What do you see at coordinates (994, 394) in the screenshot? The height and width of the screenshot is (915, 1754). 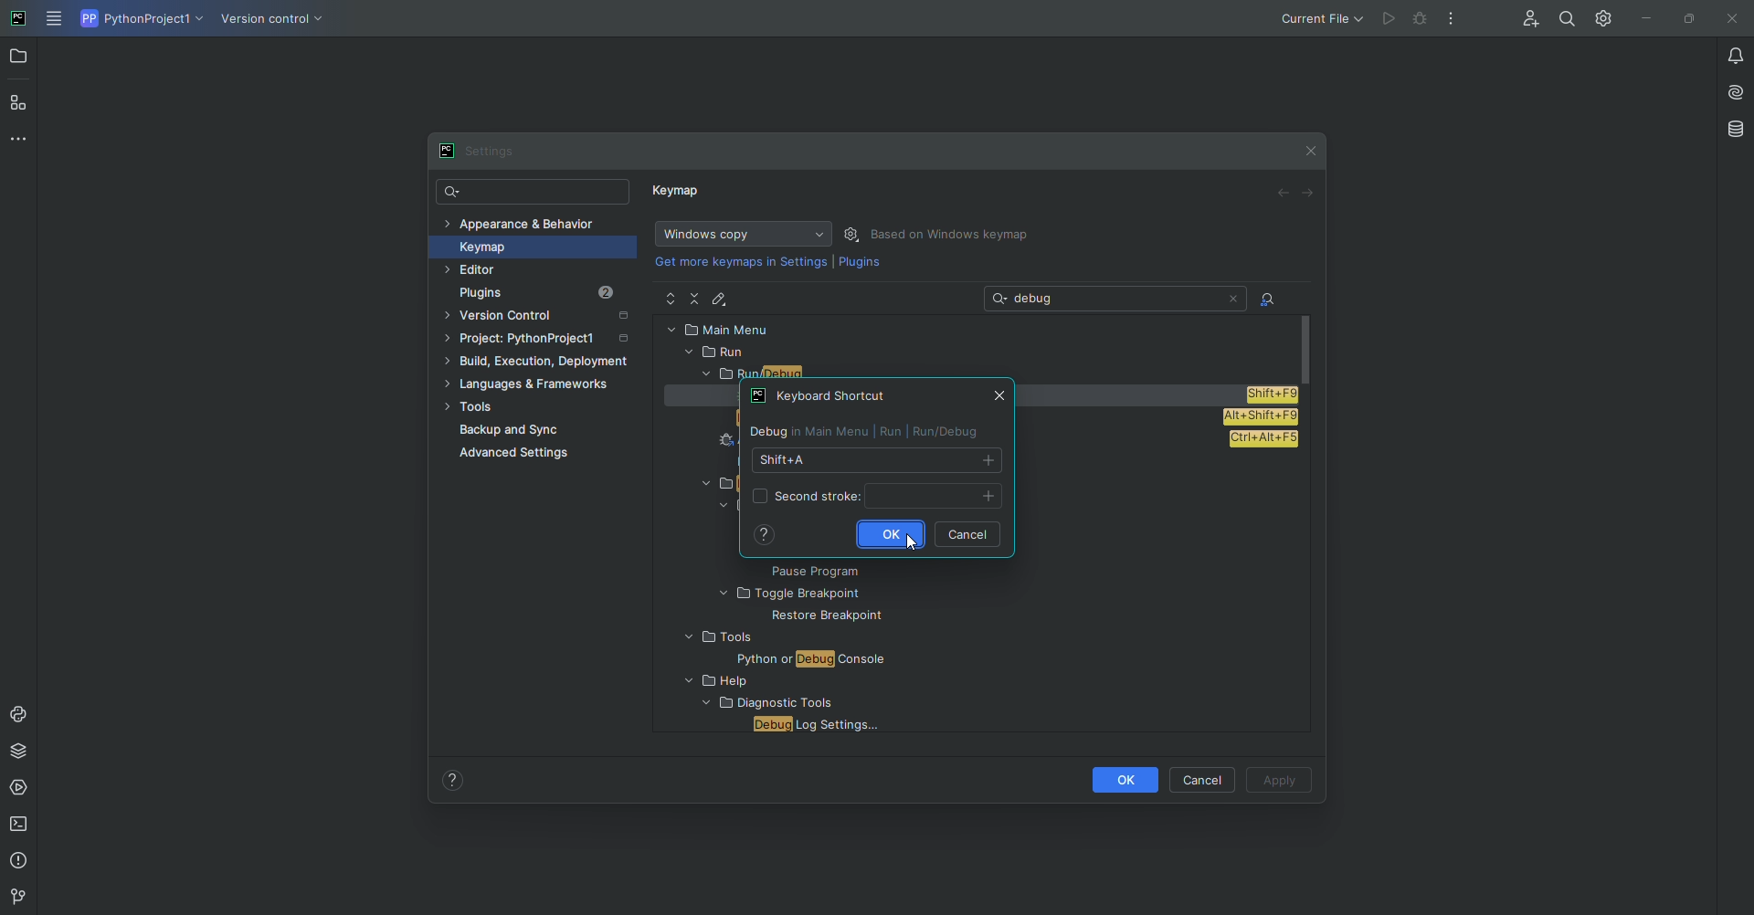 I see `Close` at bounding box center [994, 394].